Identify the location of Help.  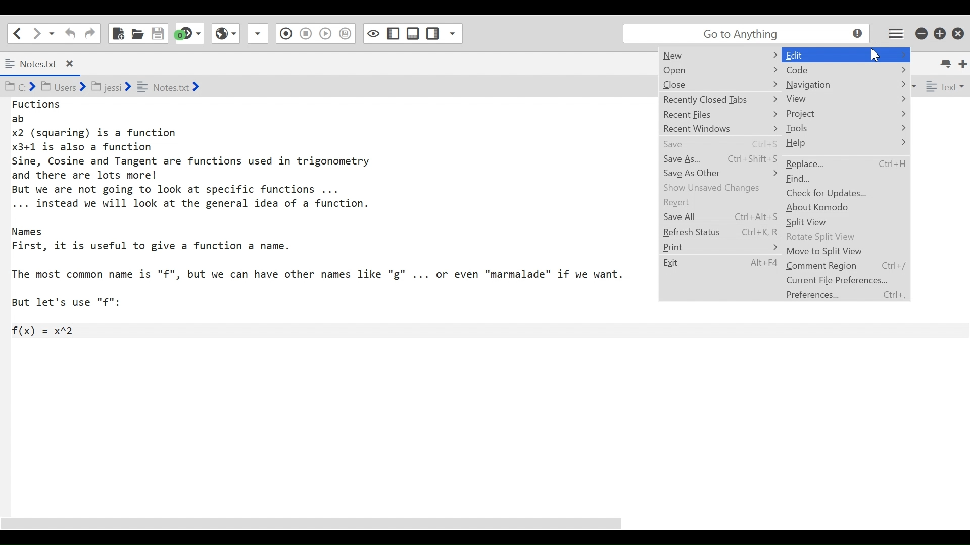
(827, 144).